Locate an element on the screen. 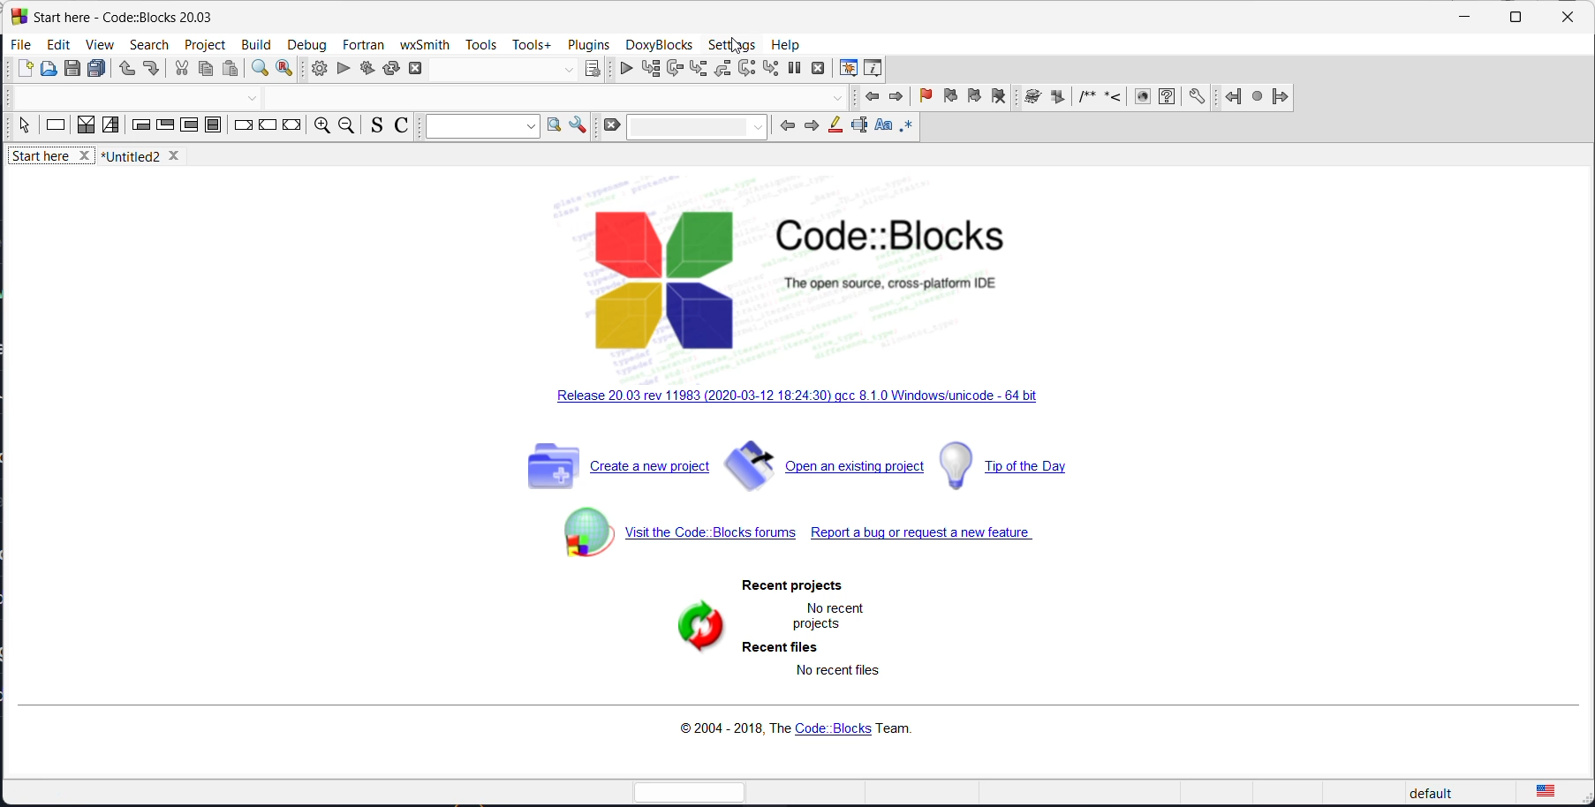  stop out is located at coordinates (724, 68).